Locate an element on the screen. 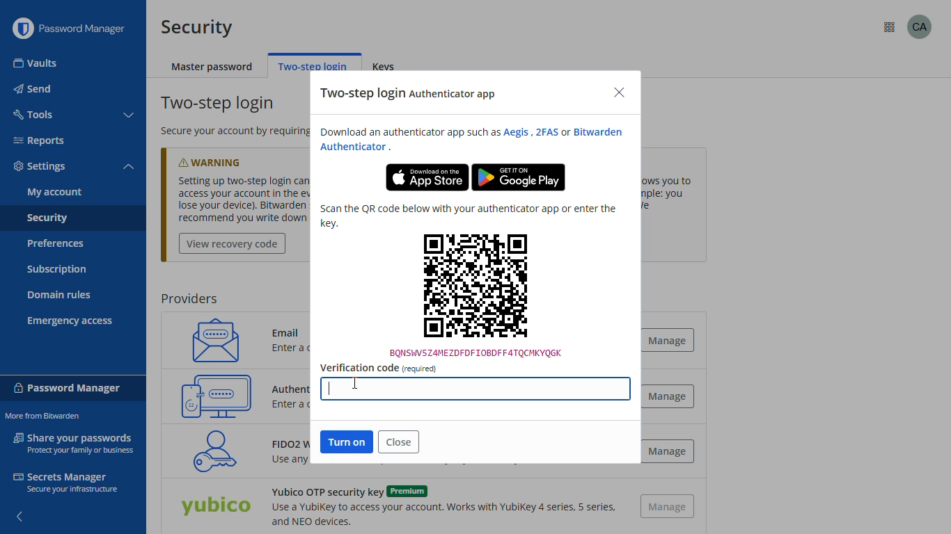  hide is located at coordinates (18, 512).